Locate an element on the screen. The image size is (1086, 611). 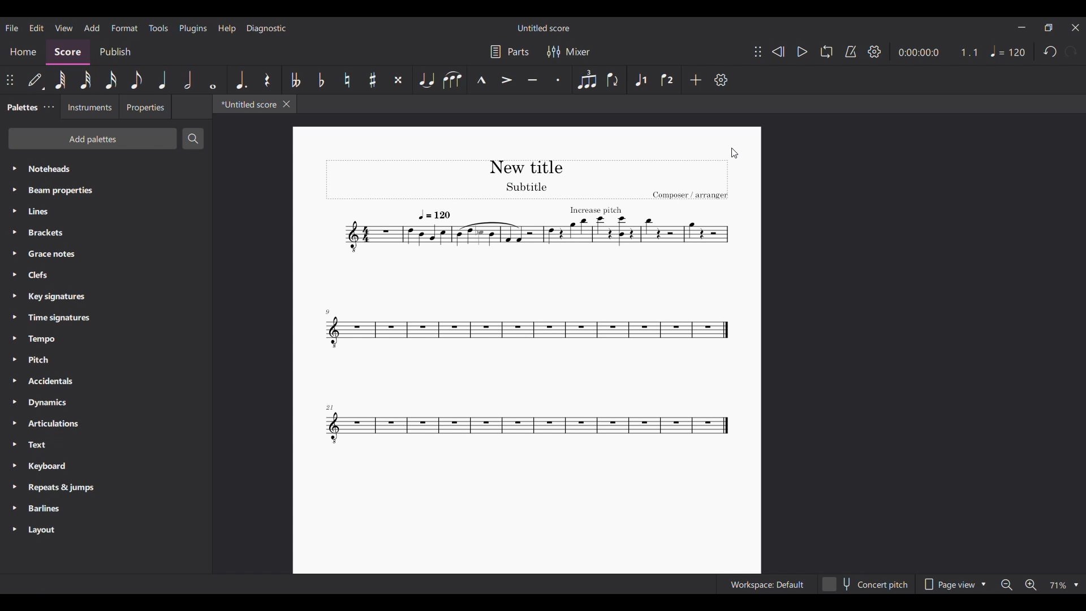
Grace notes is located at coordinates (105, 254).